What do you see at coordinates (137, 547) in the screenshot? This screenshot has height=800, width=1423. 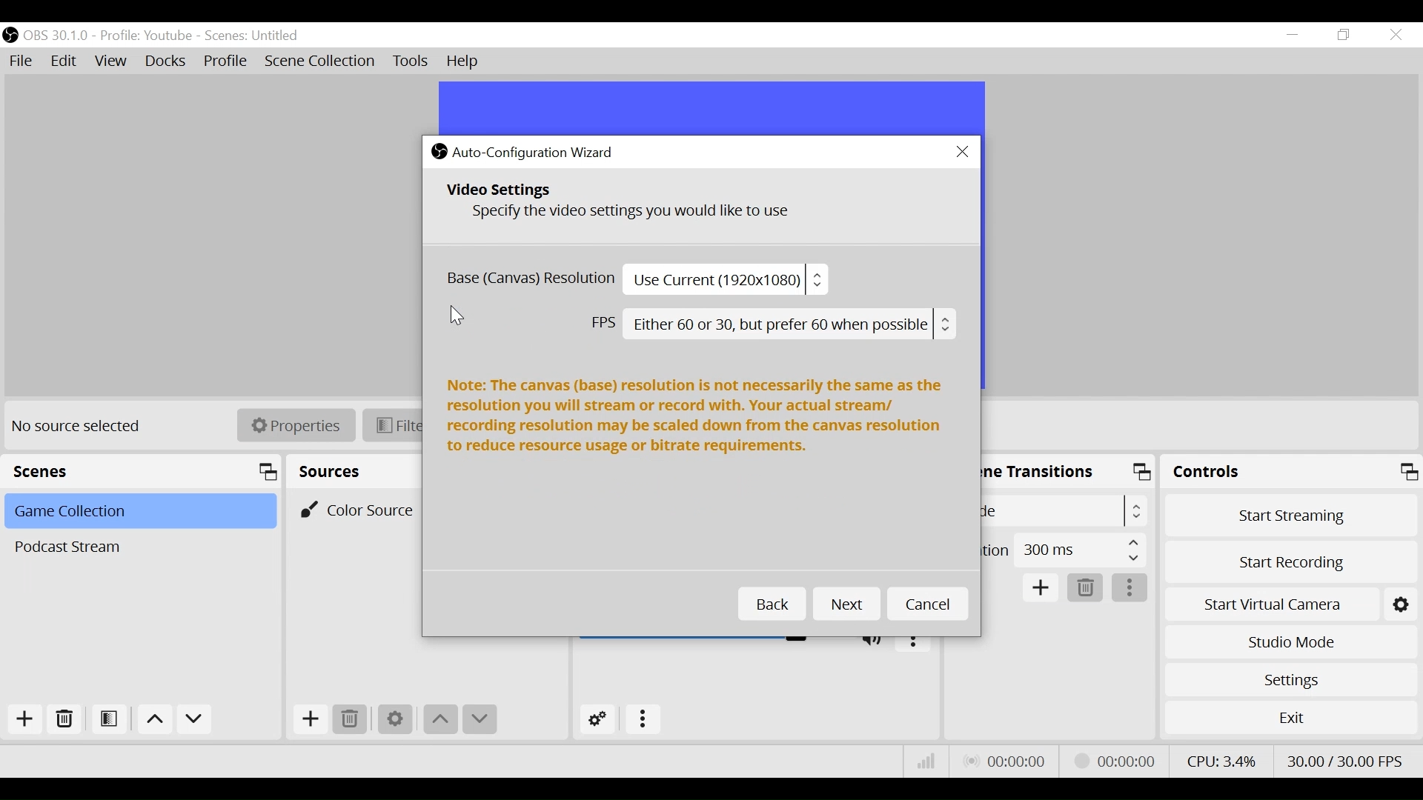 I see `Scene` at bounding box center [137, 547].